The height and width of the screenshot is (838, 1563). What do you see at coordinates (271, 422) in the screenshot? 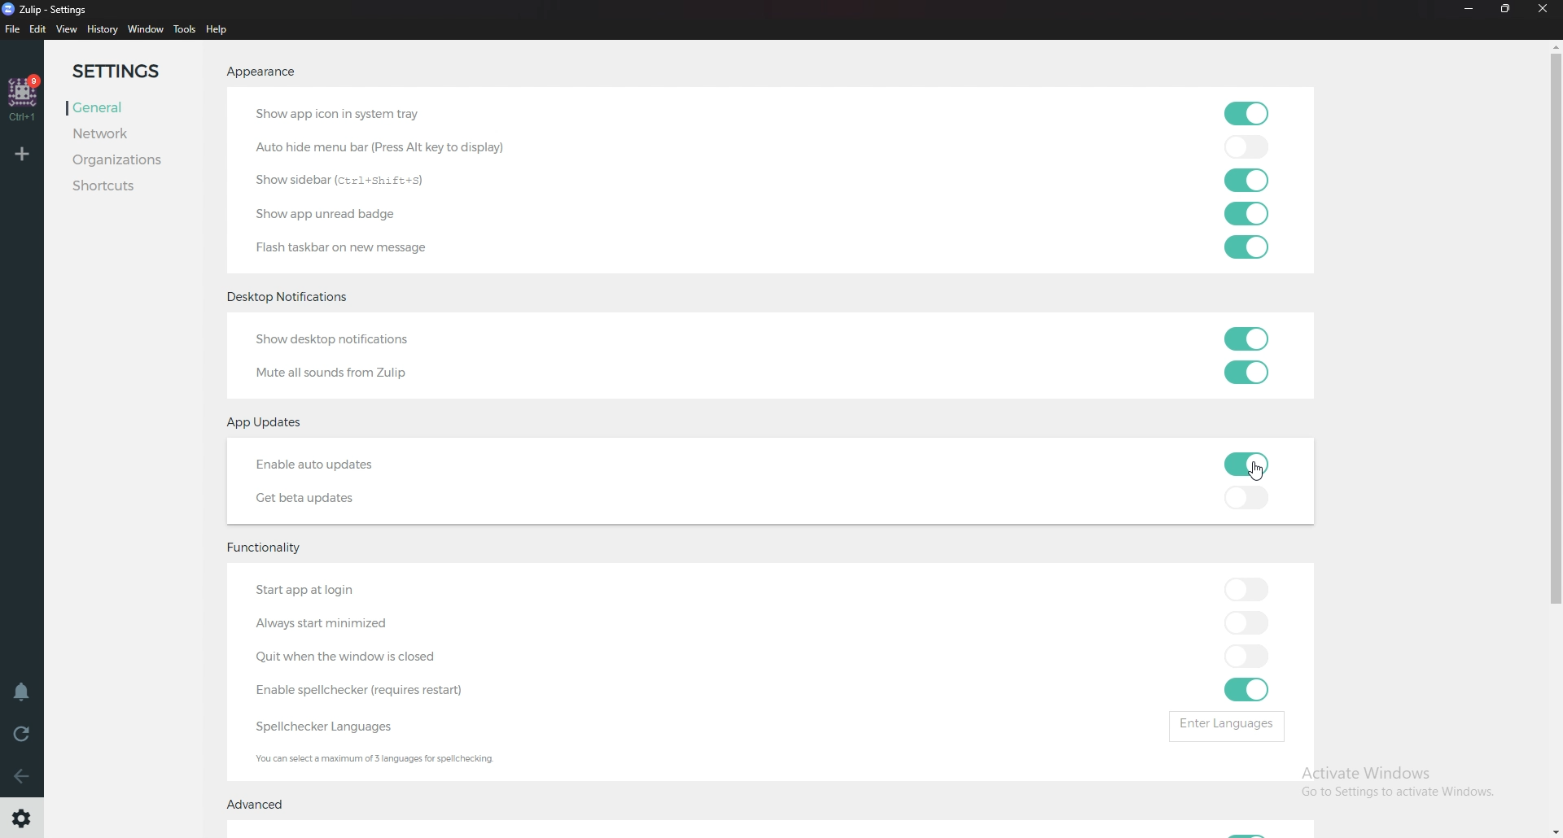
I see `App updates` at bounding box center [271, 422].